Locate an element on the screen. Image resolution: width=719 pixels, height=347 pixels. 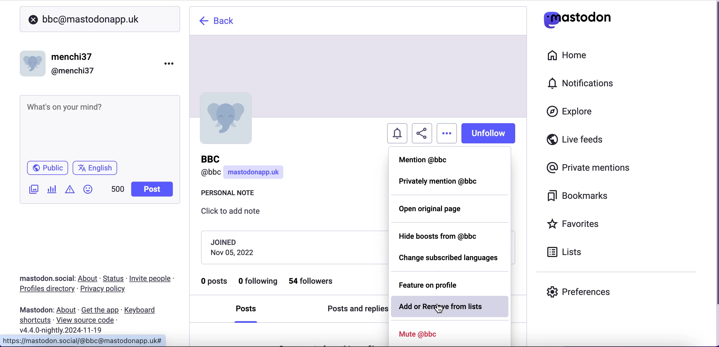
emojis is located at coordinates (90, 192).